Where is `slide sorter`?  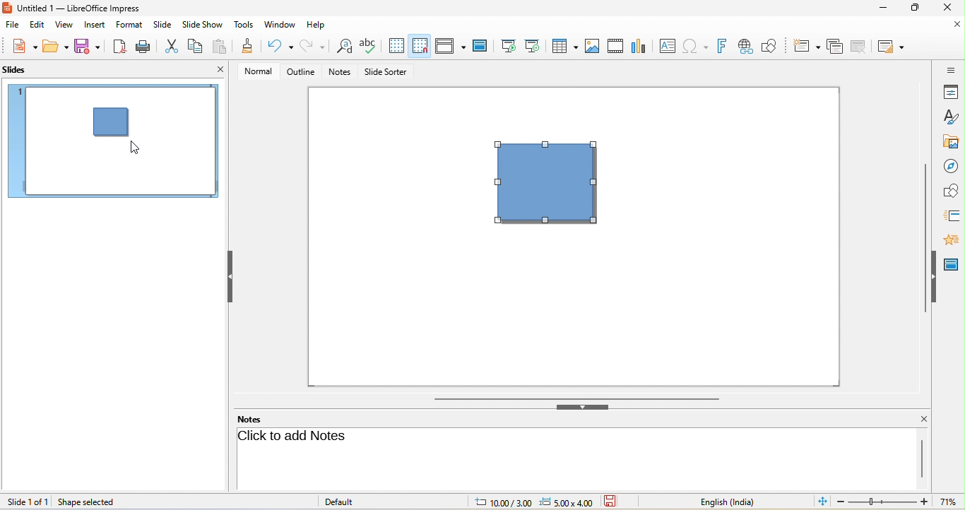 slide sorter is located at coordinates (388, 72).